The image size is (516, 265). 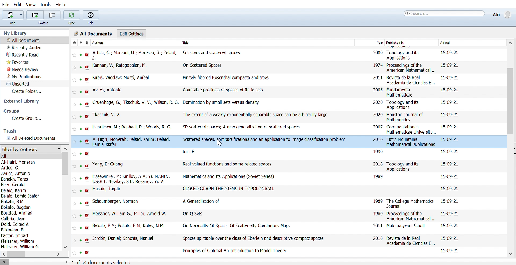 What do you see at coordinates (265, 139) in the screenshot?
I see `Scattered spaces, rompadtifications and an application to image classification problem` at bounding box center [265, 139].